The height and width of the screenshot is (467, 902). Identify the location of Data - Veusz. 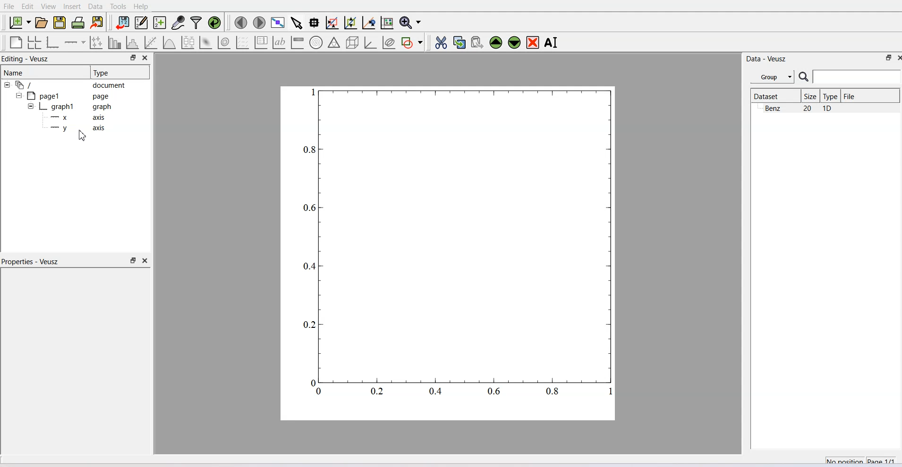
(766, 59).